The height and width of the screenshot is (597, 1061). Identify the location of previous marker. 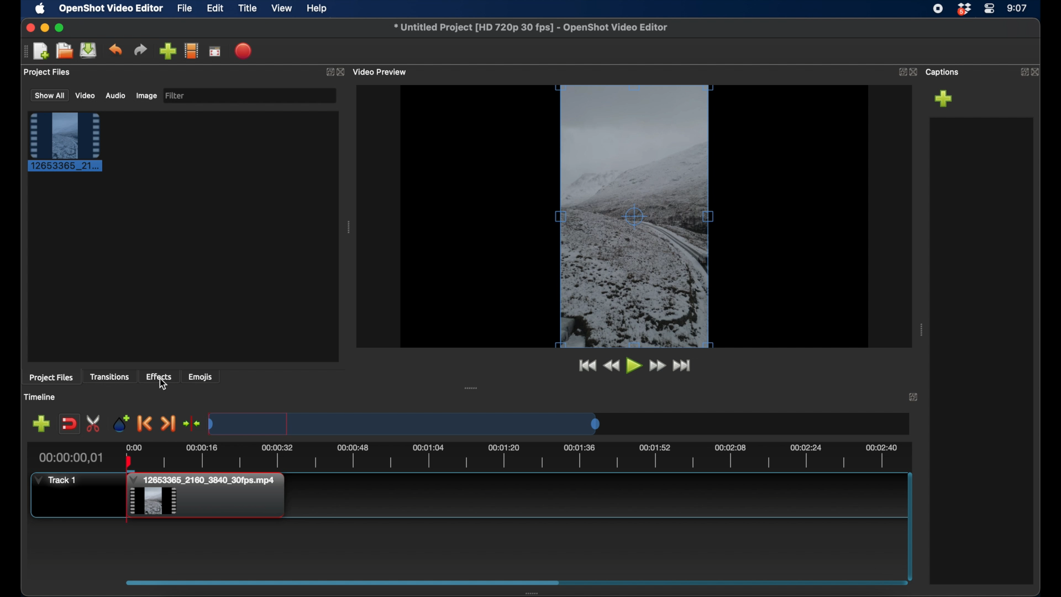
(145, 424).